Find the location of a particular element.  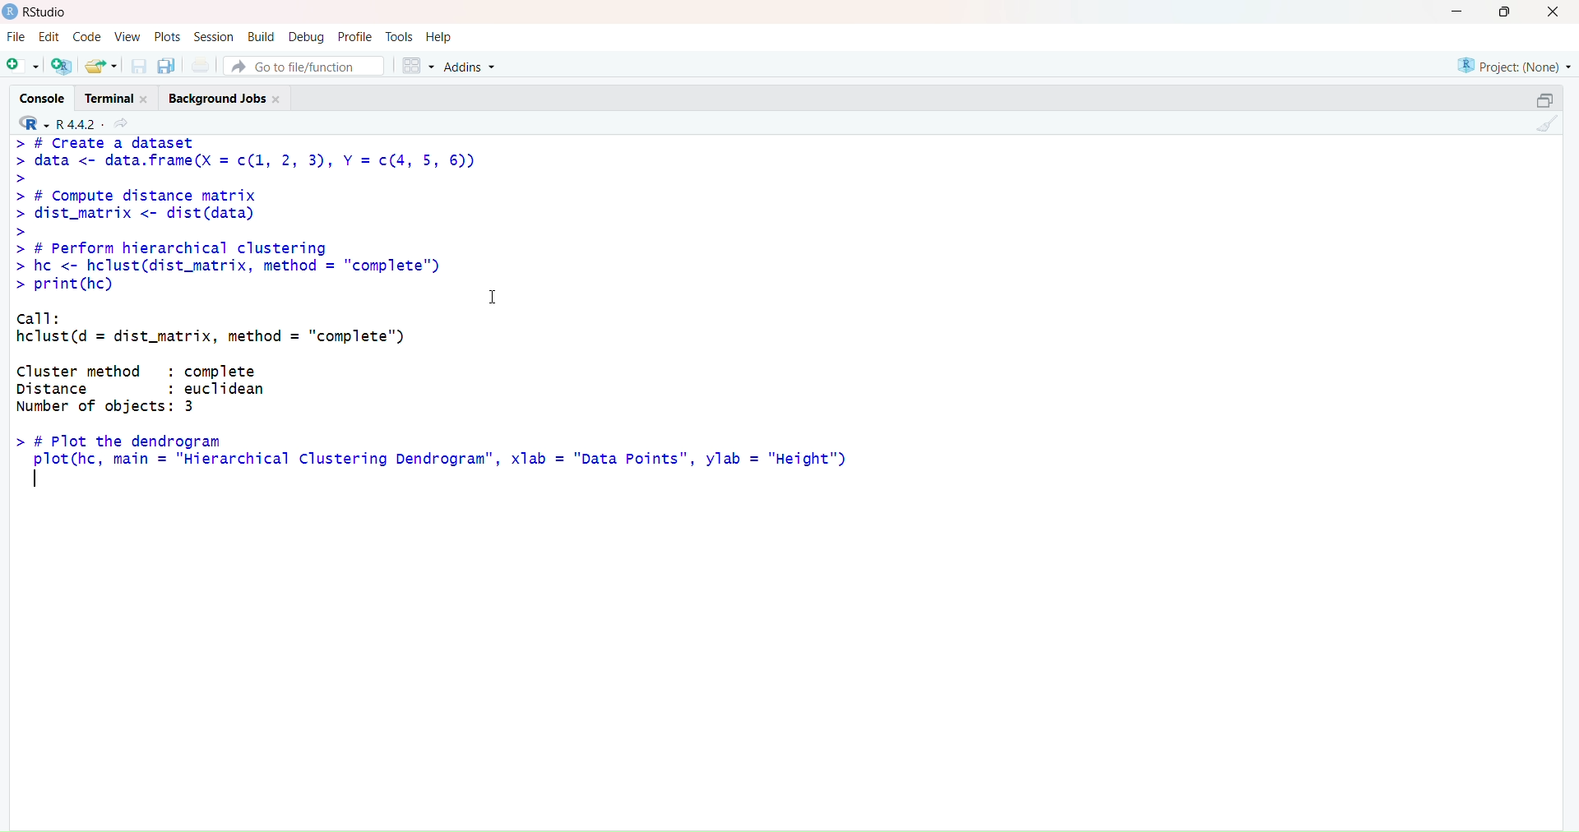

Build is located at coordinates (261, 38).